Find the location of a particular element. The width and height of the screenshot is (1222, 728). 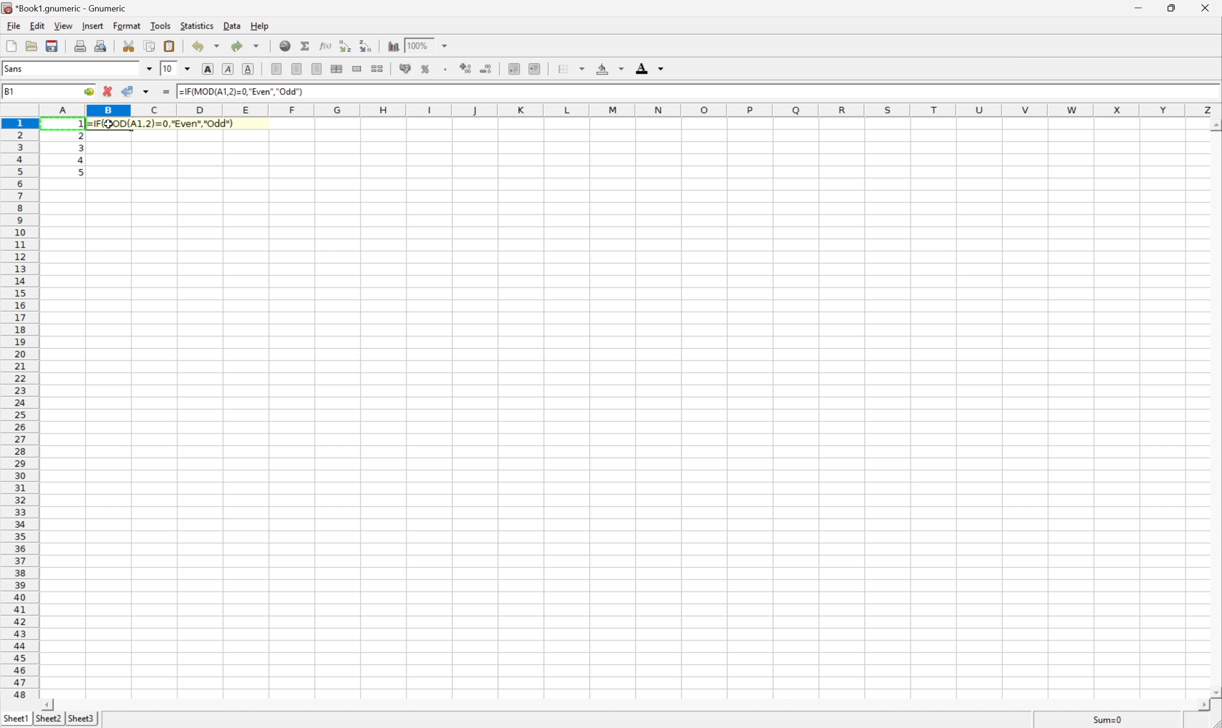

Background is located at coordinates (611, 67).